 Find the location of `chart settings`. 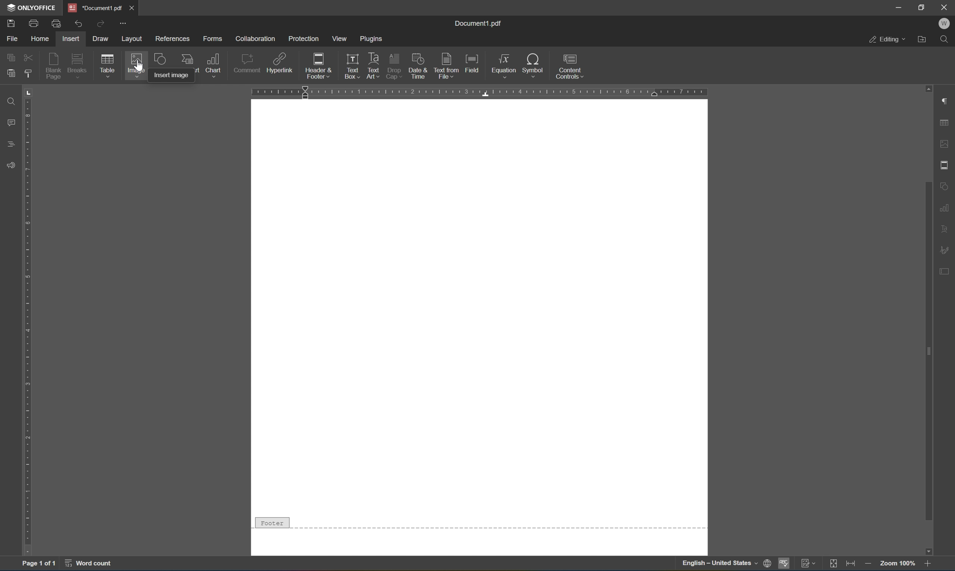

chart settings is located at coordinates (945, 206).